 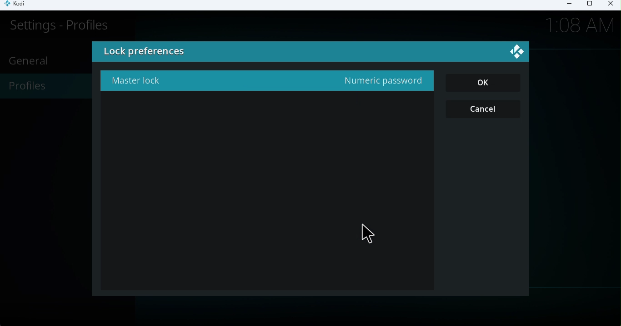 I want to click on Master lock, so click(x=263, y=82).